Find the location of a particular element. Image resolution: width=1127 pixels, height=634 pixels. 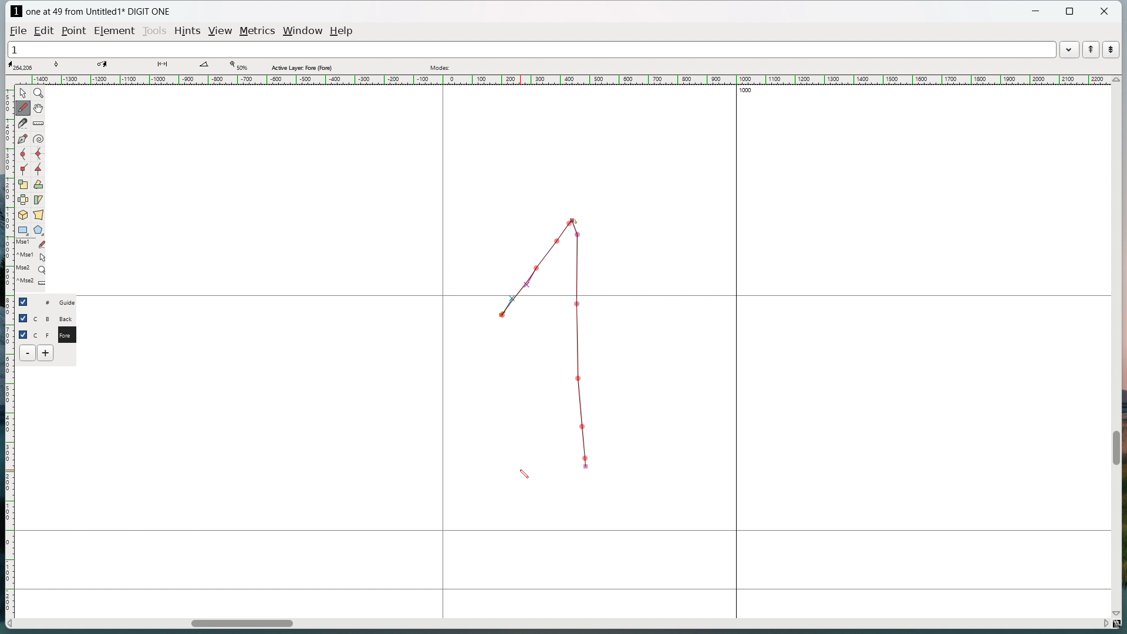

view is located at coordinates (221, 31).